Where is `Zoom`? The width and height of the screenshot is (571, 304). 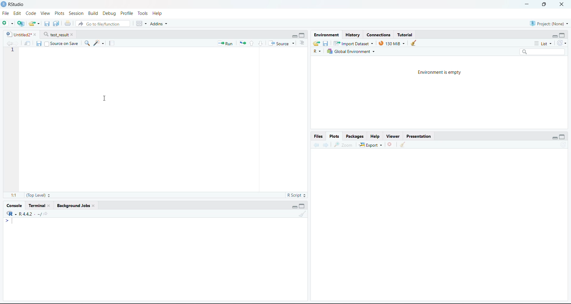
Zoom is located at coordinates (344, 145).